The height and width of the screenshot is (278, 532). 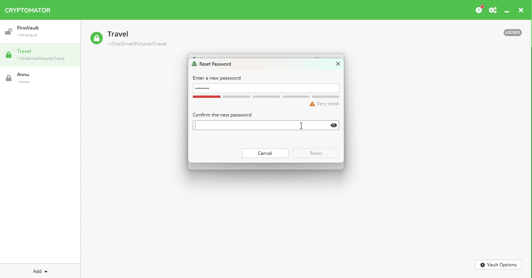 What do you see at coordinates (33, 78) in the screenshot?
I see `Vault` at bounding box center [33, 78].